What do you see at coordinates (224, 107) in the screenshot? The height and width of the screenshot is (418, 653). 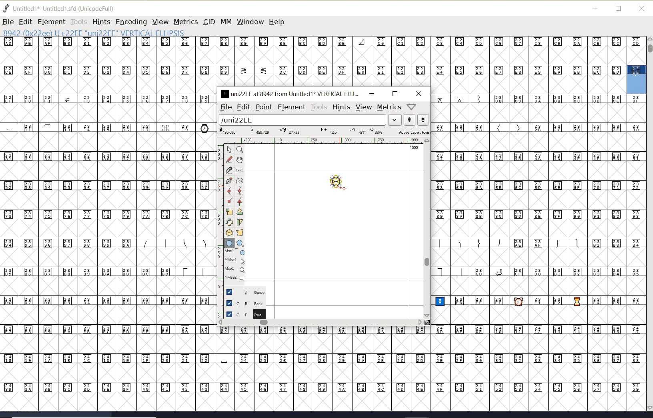 I see `file` at bounding box center [224, 107].